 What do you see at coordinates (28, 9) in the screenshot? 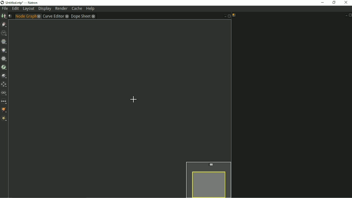
I see `Layout` at bounding box center [28, 9].